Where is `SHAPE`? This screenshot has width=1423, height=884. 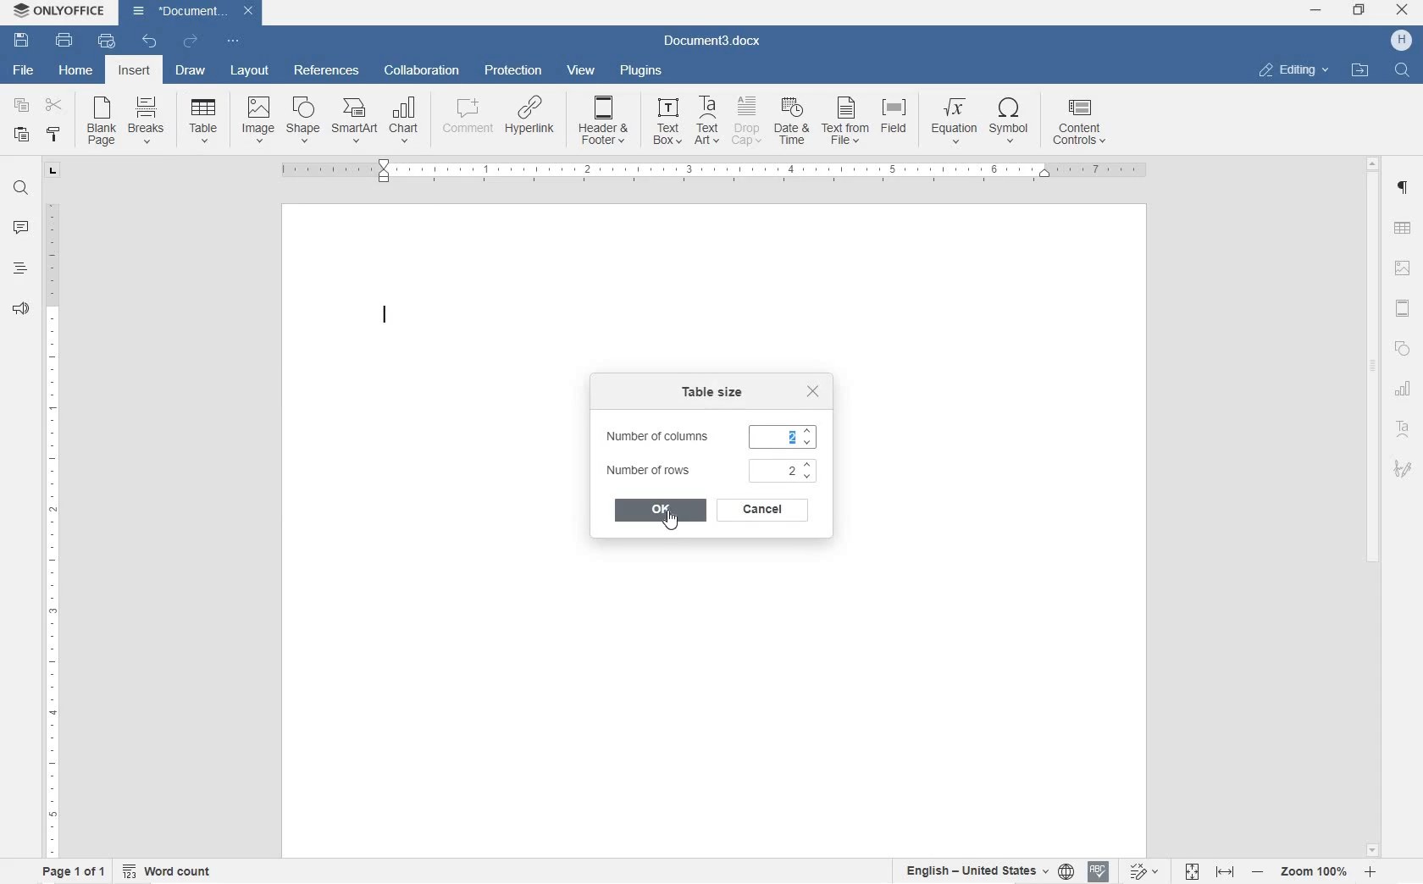 SHAPE is located at coordinates (1401, 351).